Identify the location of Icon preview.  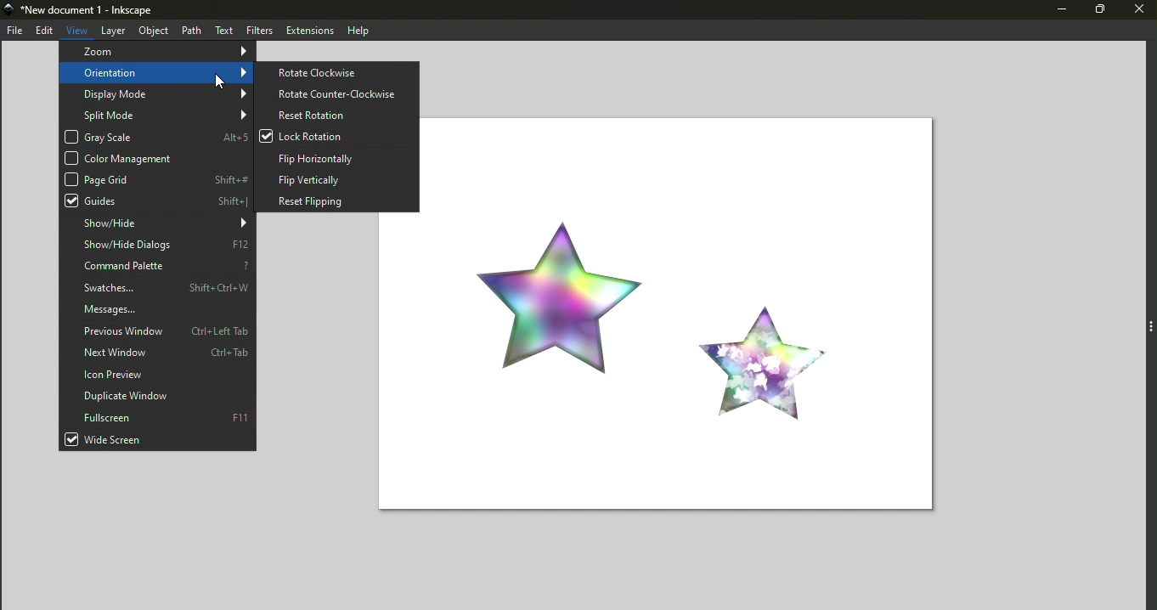
(158, 375).